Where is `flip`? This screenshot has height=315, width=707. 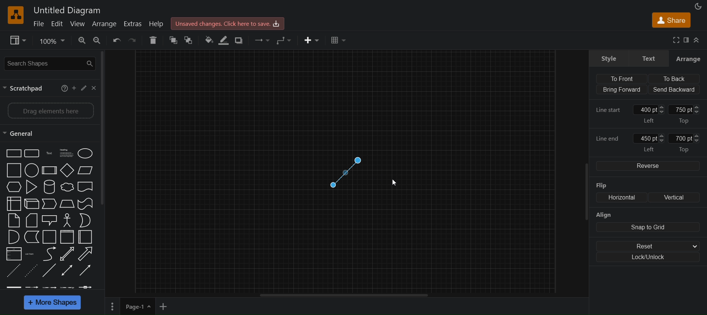 flip is located at coordinates (608, 186).